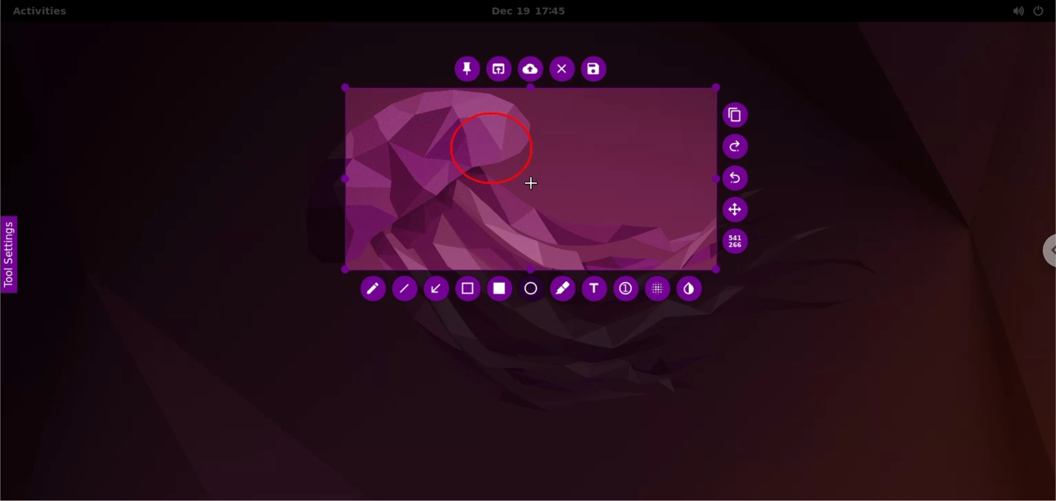 Image resolution: width=1056 pixels, height=501 pixels. What do you see at coordinates (373, 291) in the screenshot?
I see `pencil tool` at bounding box center [373, 291].